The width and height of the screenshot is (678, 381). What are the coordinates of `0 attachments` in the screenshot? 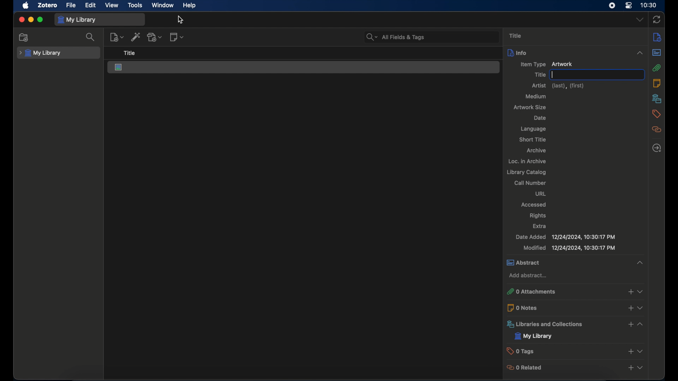 It's located at (536, 291).